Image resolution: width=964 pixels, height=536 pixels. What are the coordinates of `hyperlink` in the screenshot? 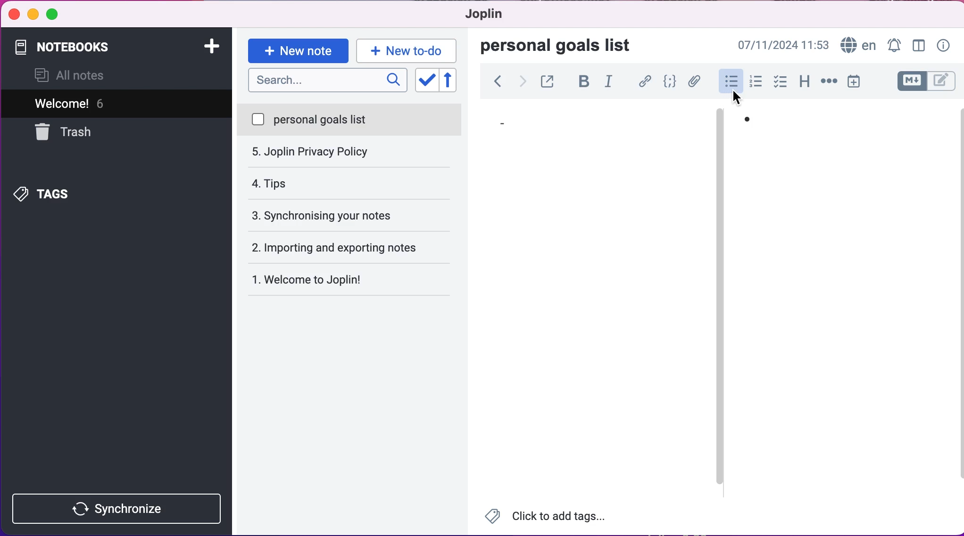 It's located at (645, 81).